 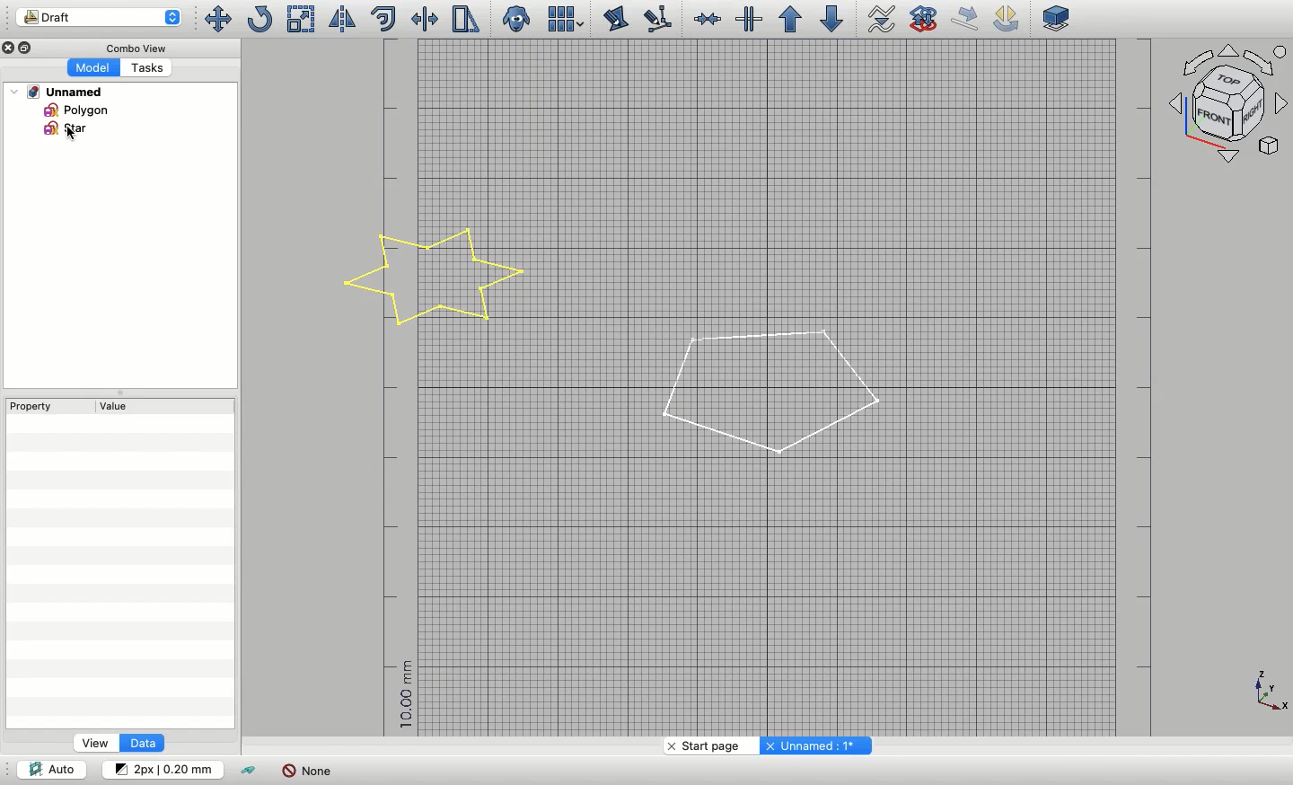 What do you see at coordinates (112, 405) in the screenshot?
I see `Value` at bounding box center [112, 405].